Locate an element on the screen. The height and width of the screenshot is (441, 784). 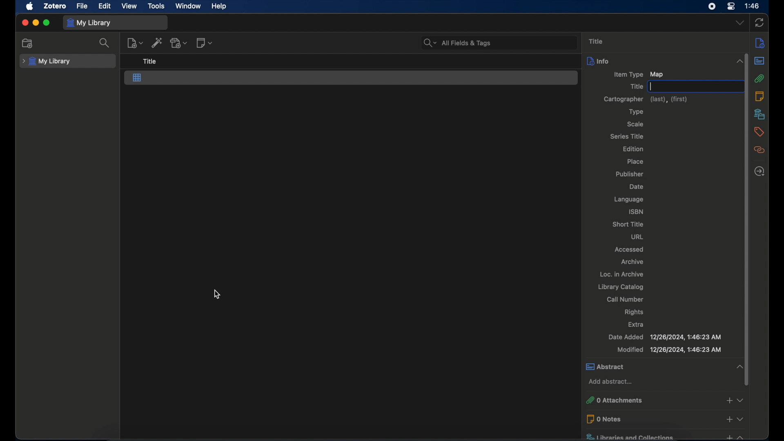
add is located at coordinates (728, 436).